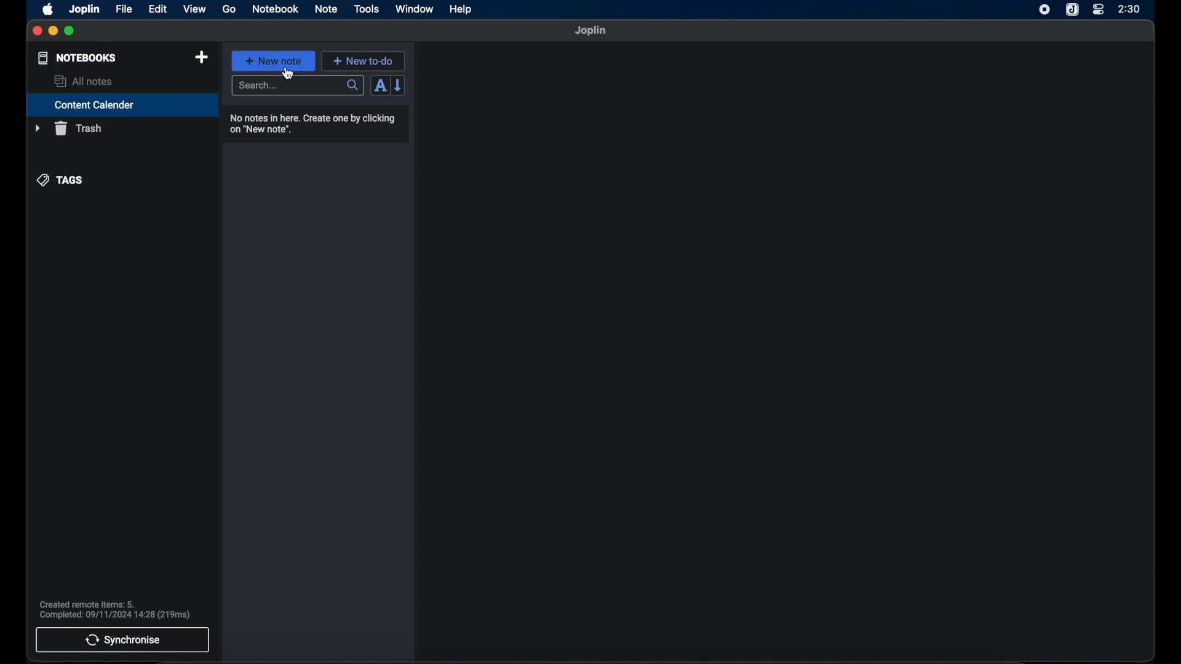 The width and height of the screenshot is (1181, 664). I want to click on all notes, so click(84, 81).